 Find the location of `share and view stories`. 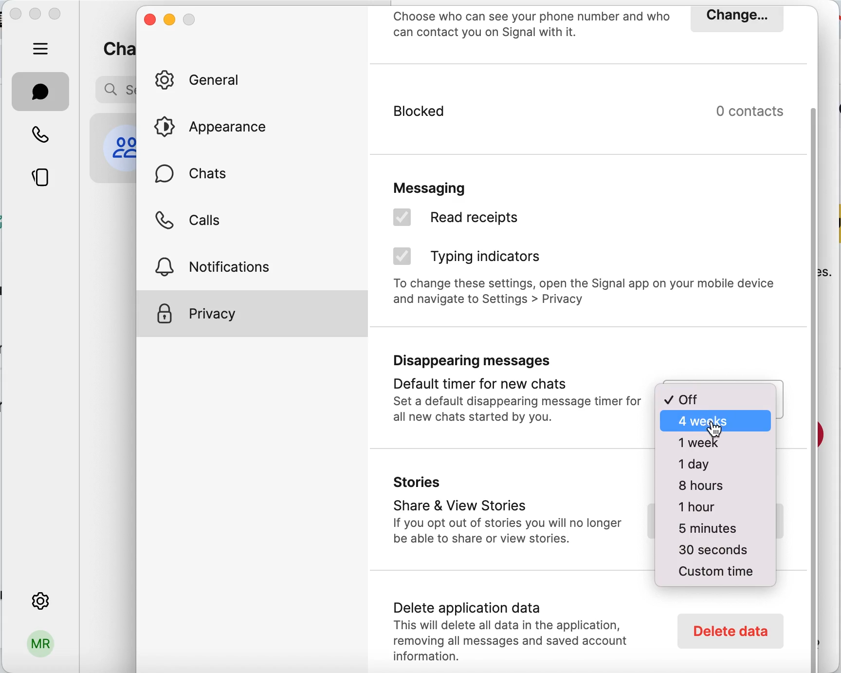

share and view stories is located at coordinates (506, 513).